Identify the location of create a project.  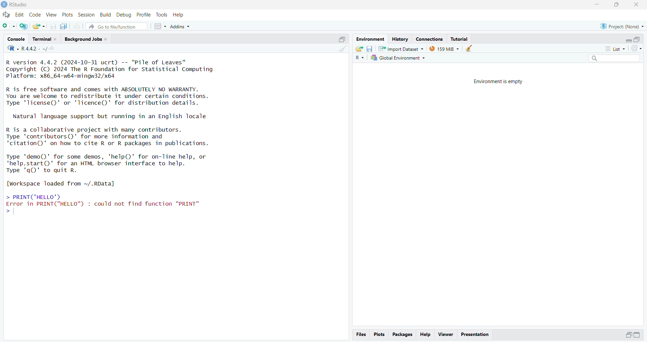
(25, 26).